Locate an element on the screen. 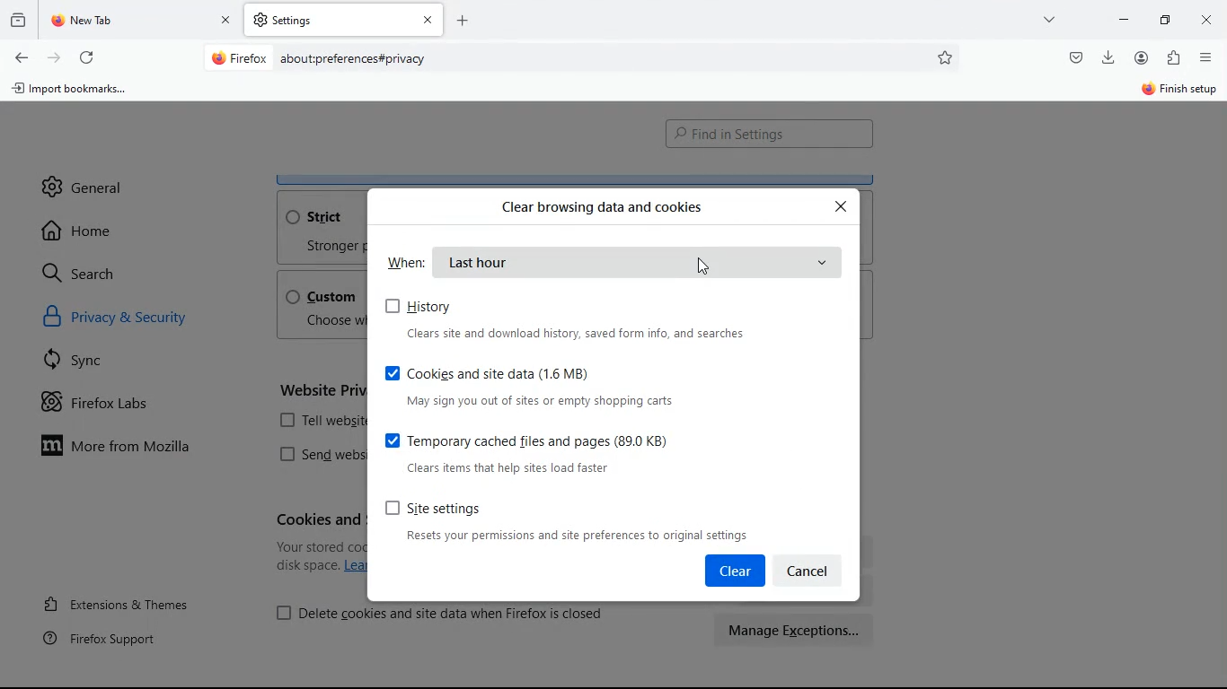  site settings is located at coordinates (576, 520).